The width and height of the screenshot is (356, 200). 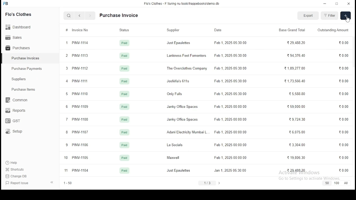 What do you see at coordinates (230, 94) in the screenshot?
I see `feb 1, 2025 05:30:00` at bounding box center [230, 94].